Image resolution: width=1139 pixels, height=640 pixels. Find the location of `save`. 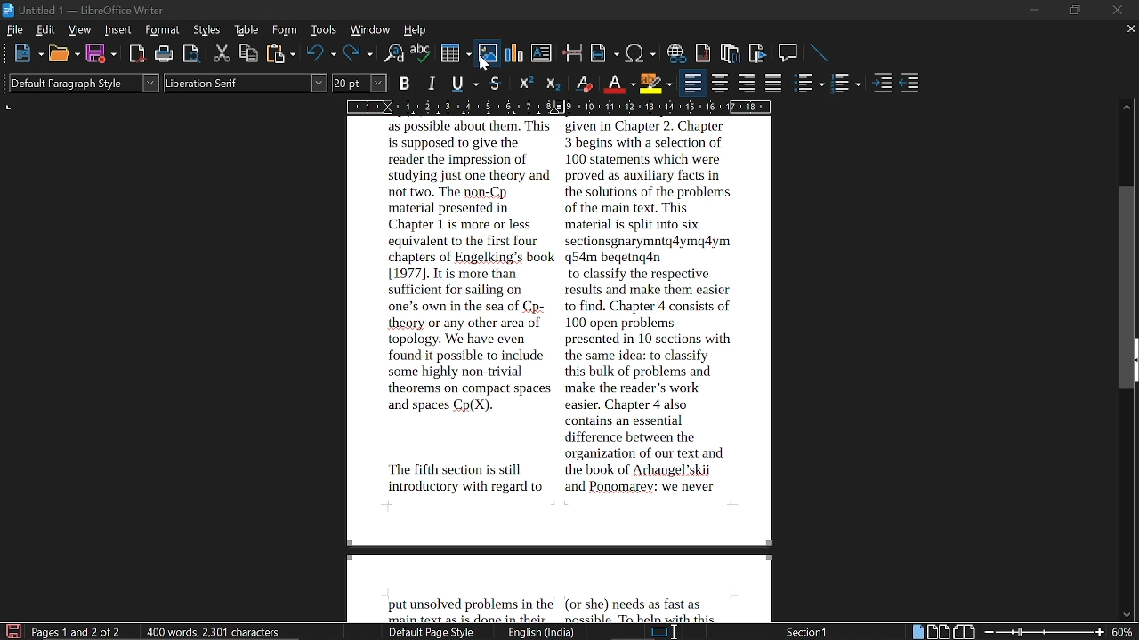

save is located at coordinates (12, 631).